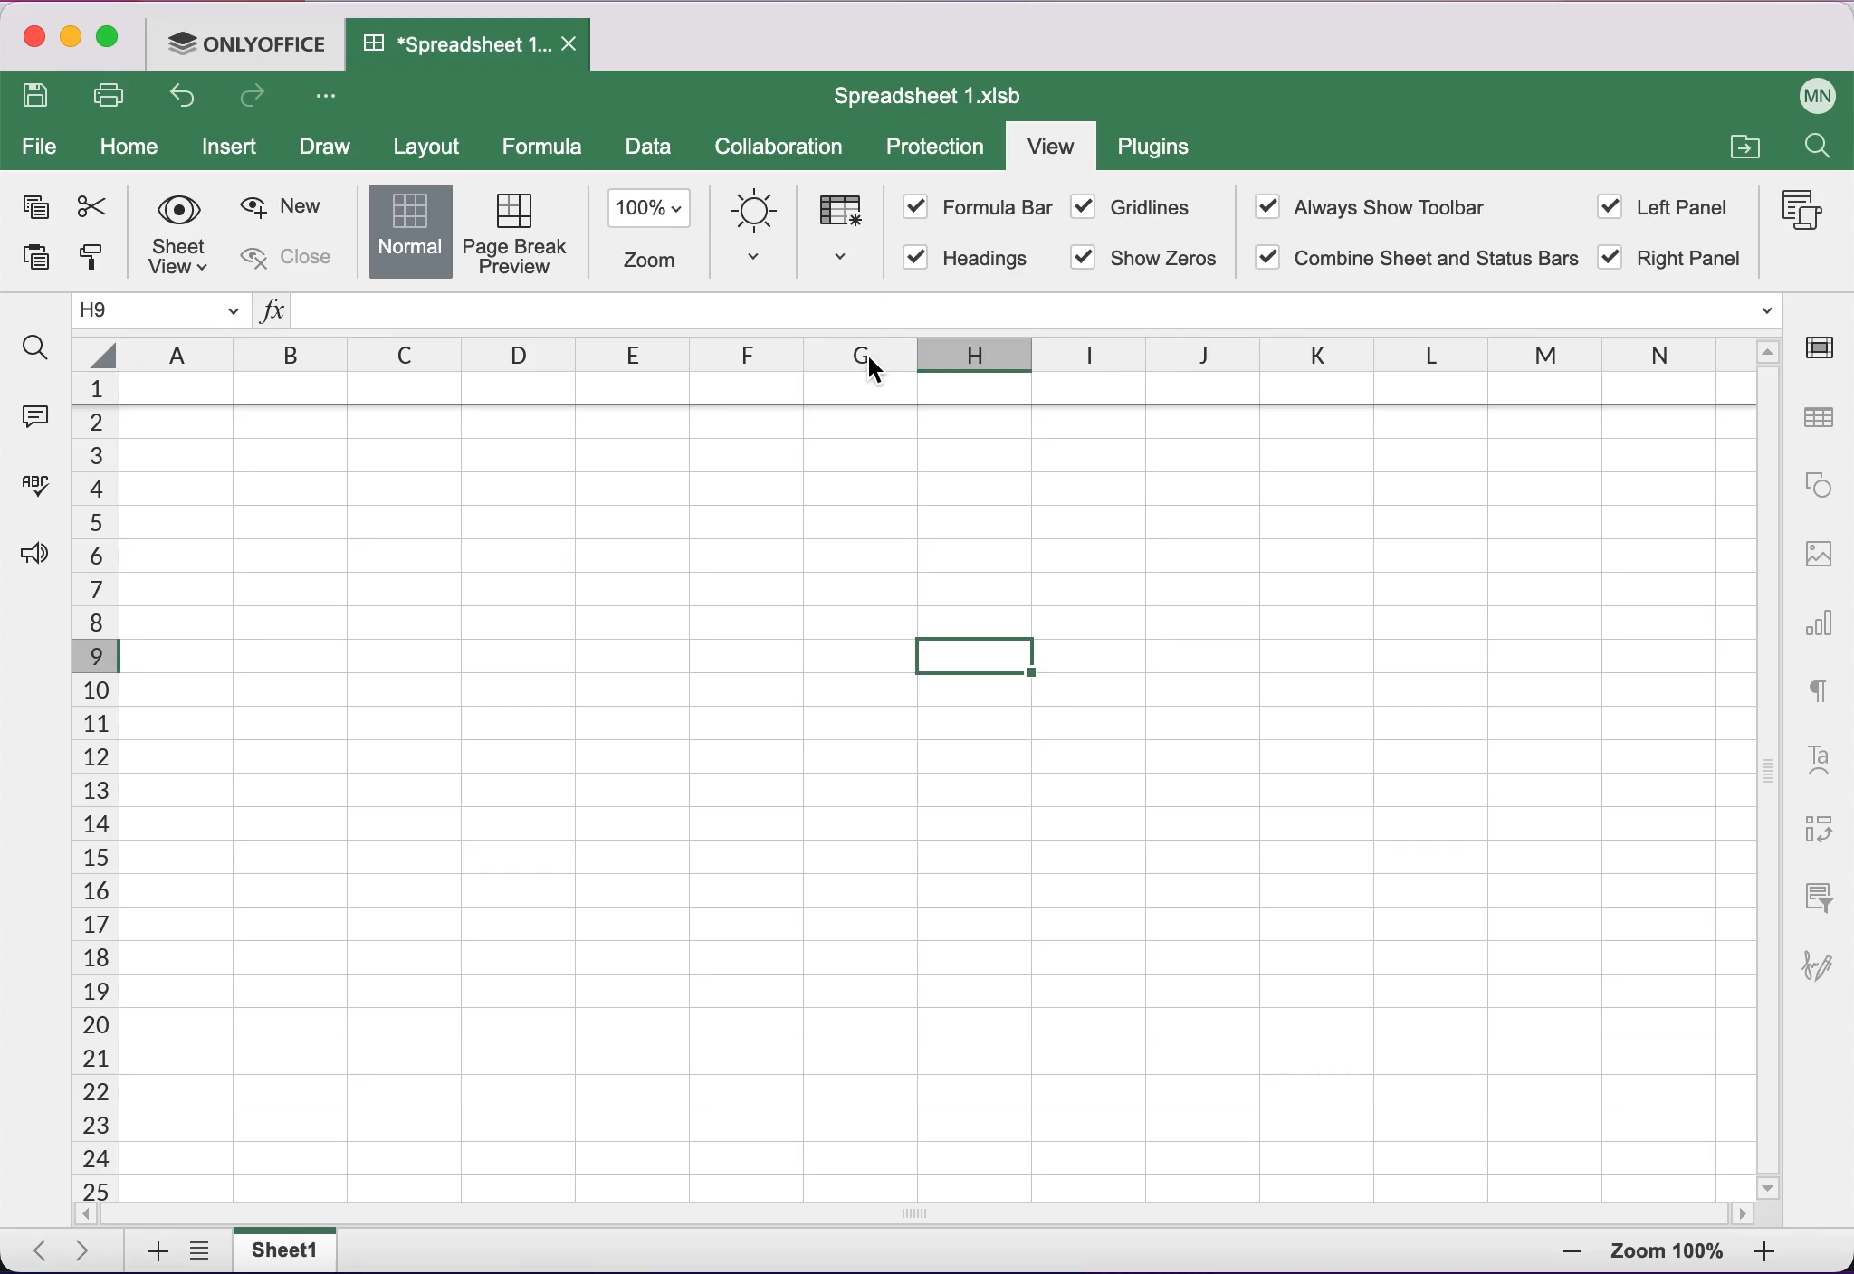  Describe the element at coordinates (89, 1252) in the screenshot. I see `next tab` at that location.